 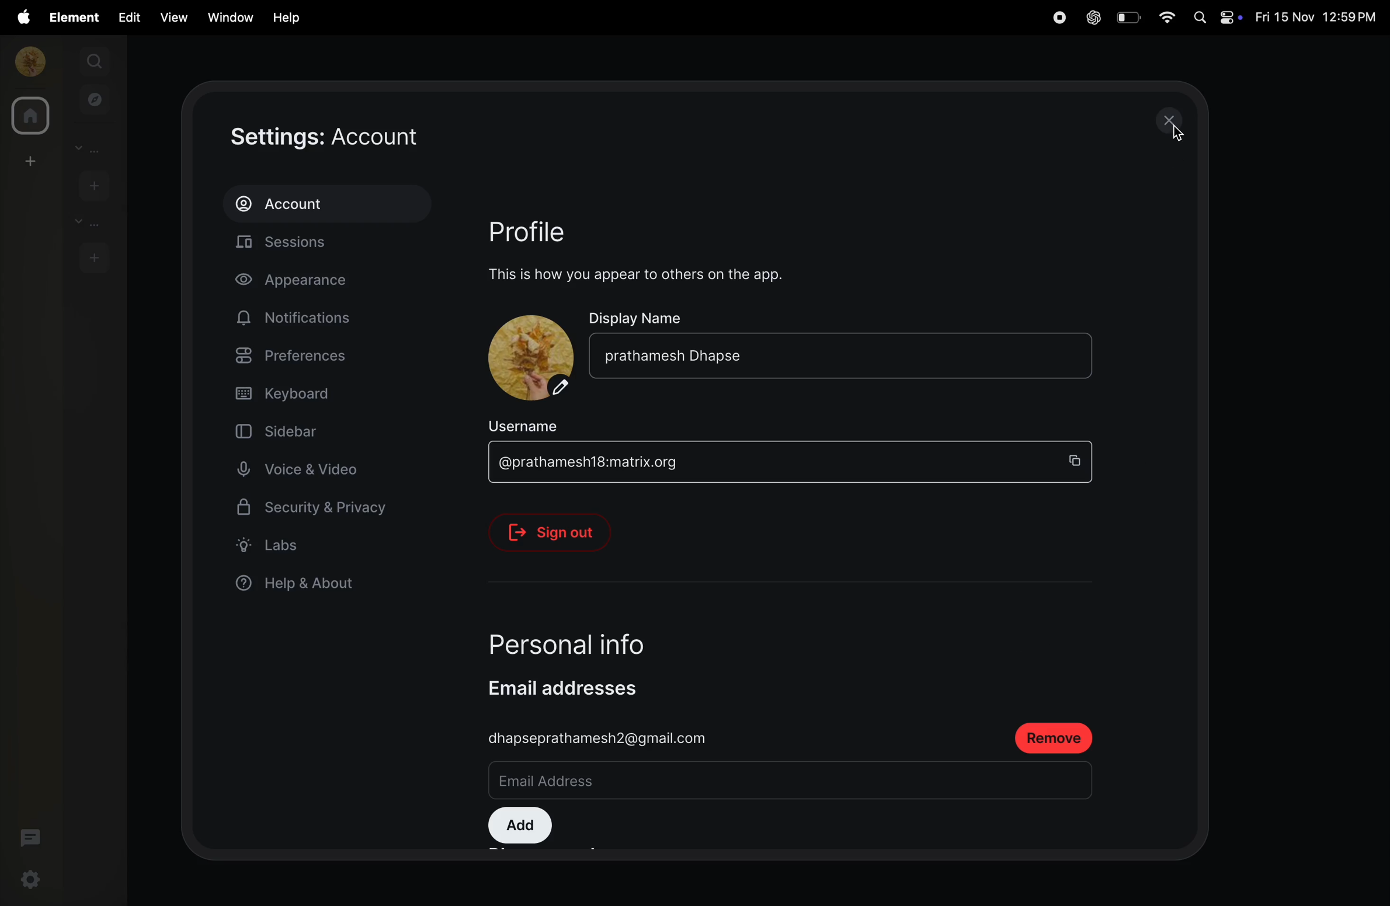 What do you see at coordinates (798, 354) in the screenshot?
I see `name` at bounding box center [798, 354].